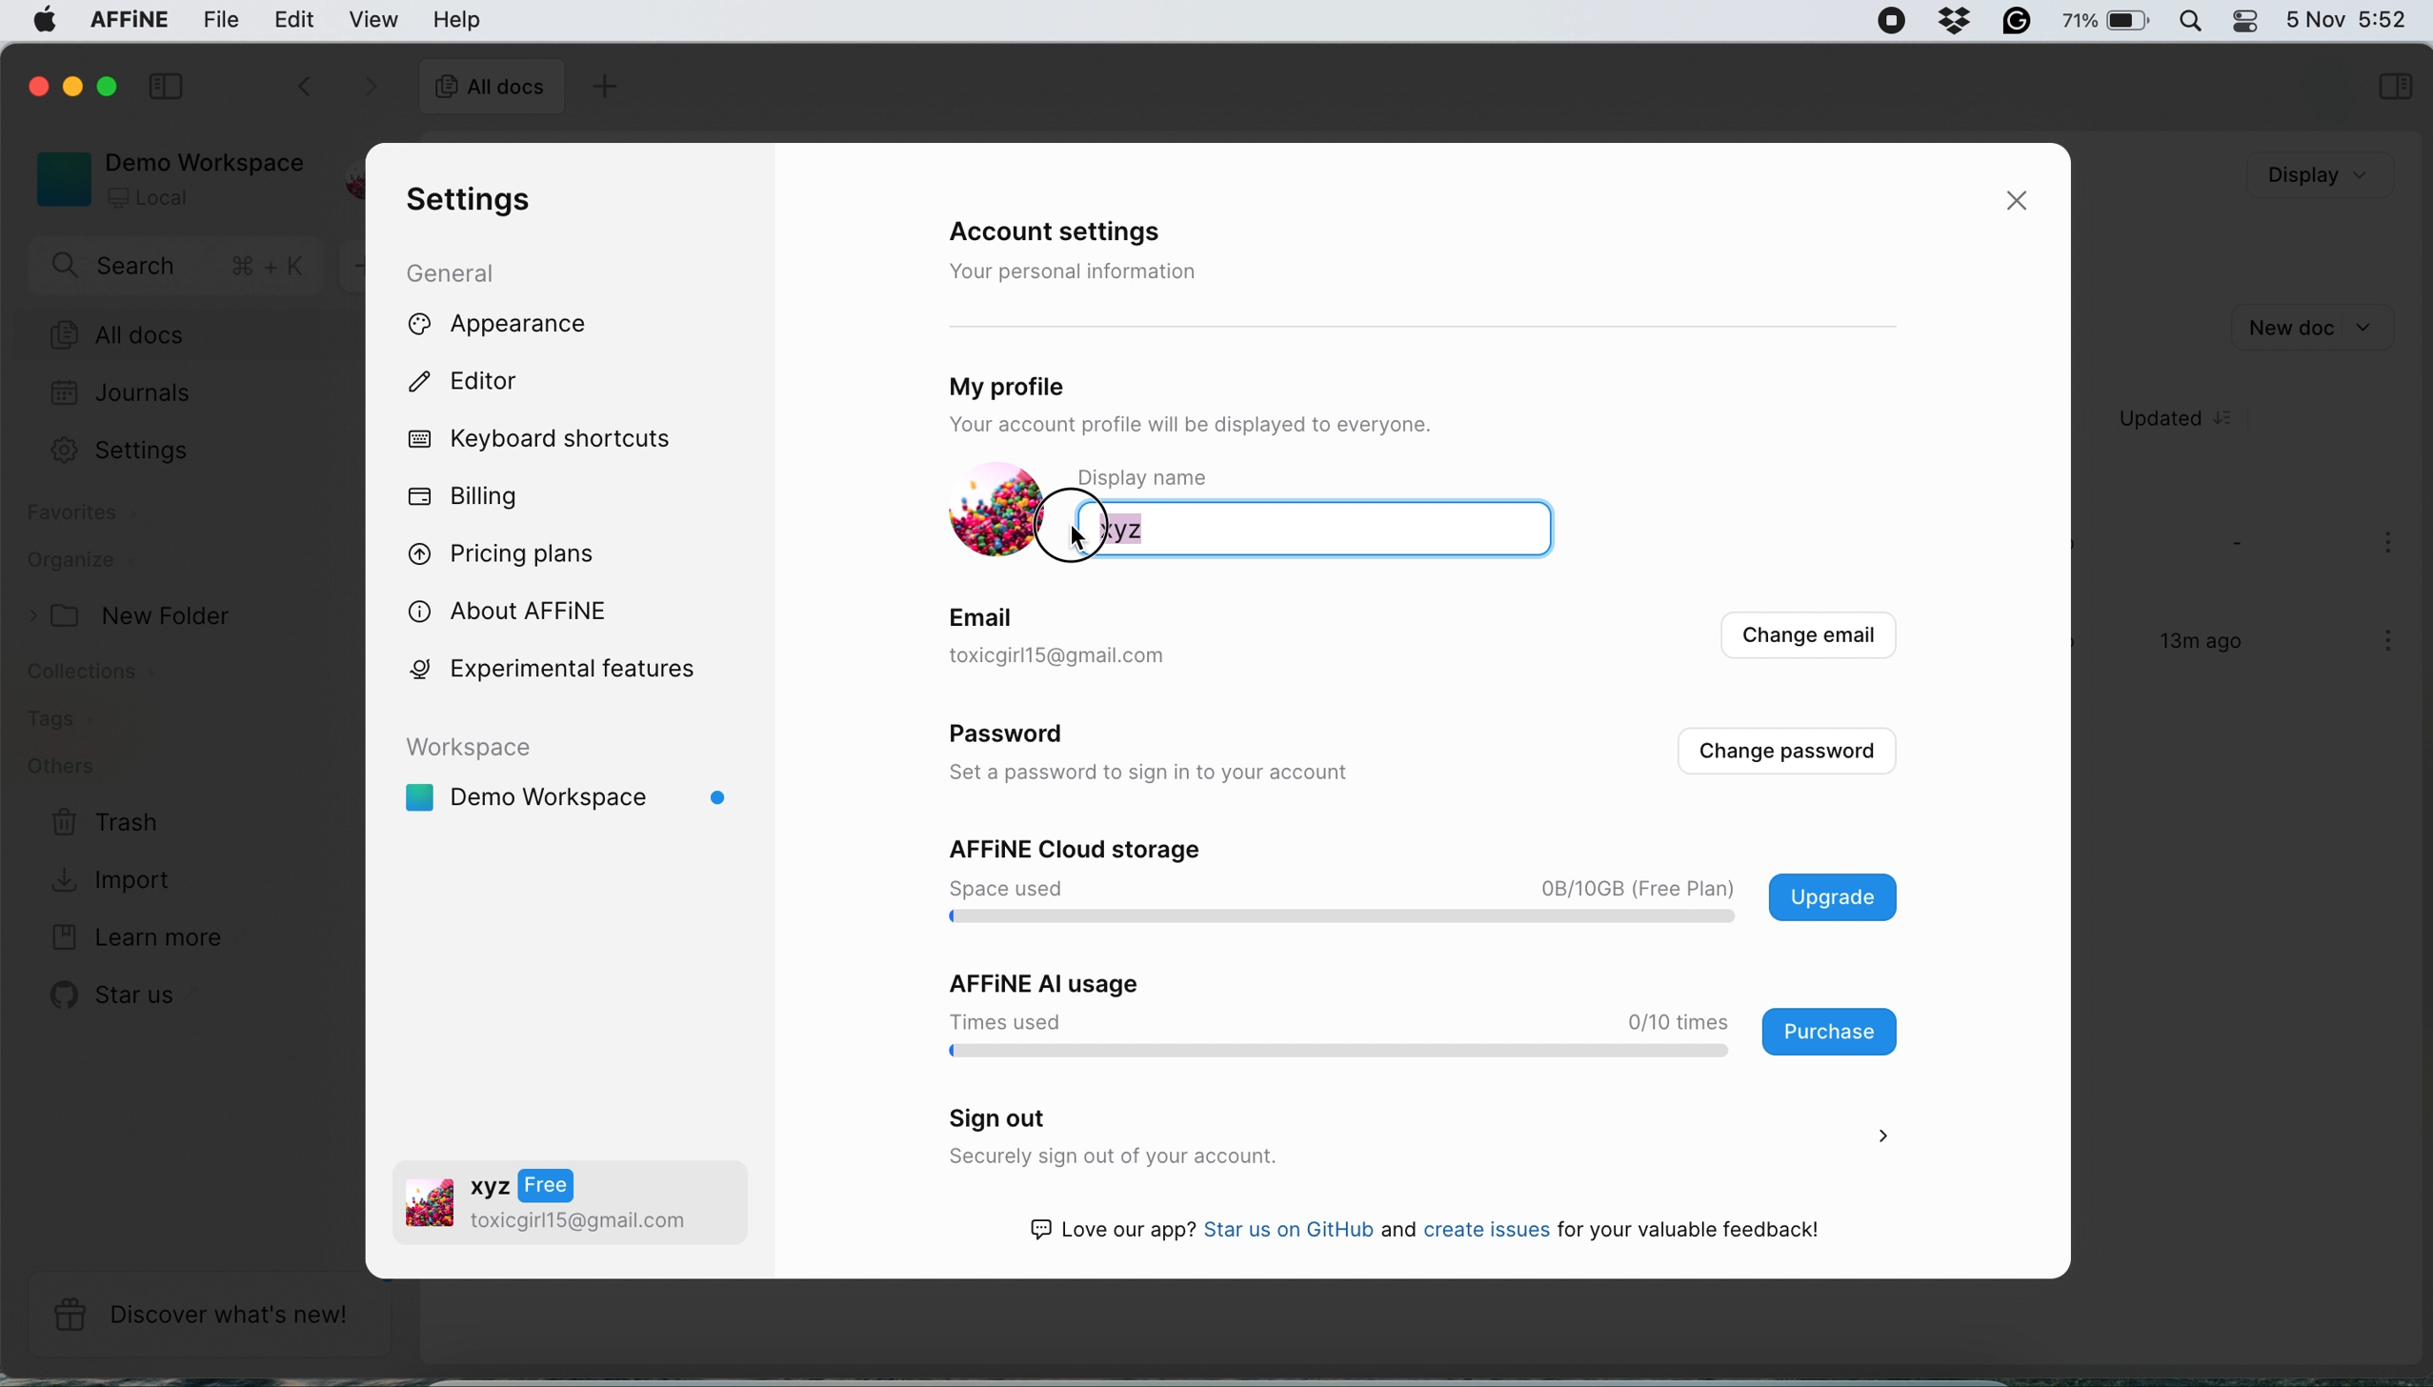  What do you see at coordinates (1413, 1014) in the screenshot?
I see `affine ai usage` at bounding box center [1413, 1014].